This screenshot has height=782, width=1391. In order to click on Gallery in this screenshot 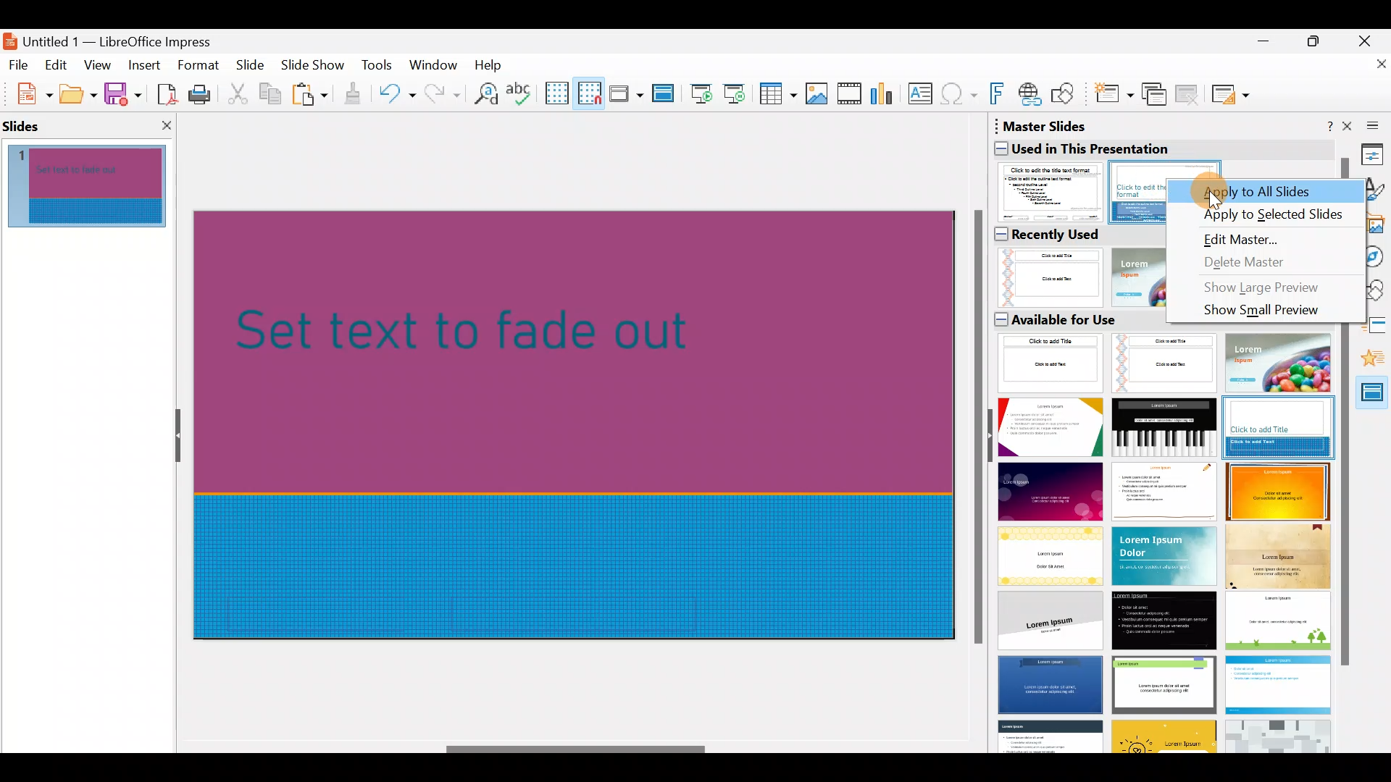, I will do `click(1374, 225)`.